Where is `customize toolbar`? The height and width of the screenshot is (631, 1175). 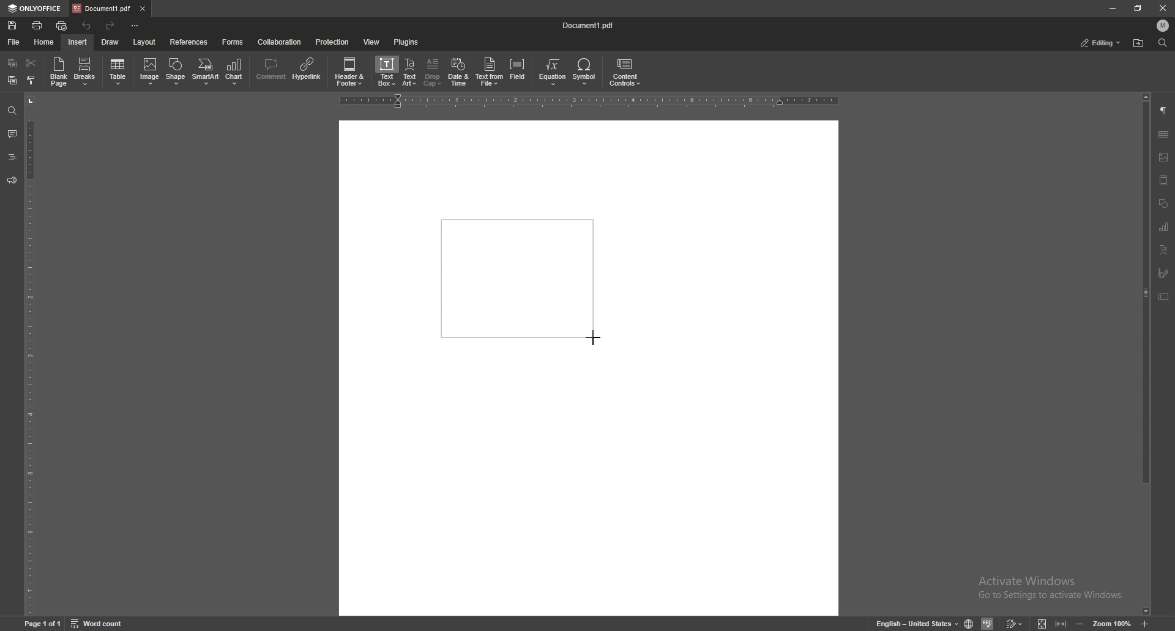
customize toolbar is located at coordinates (134, 24).